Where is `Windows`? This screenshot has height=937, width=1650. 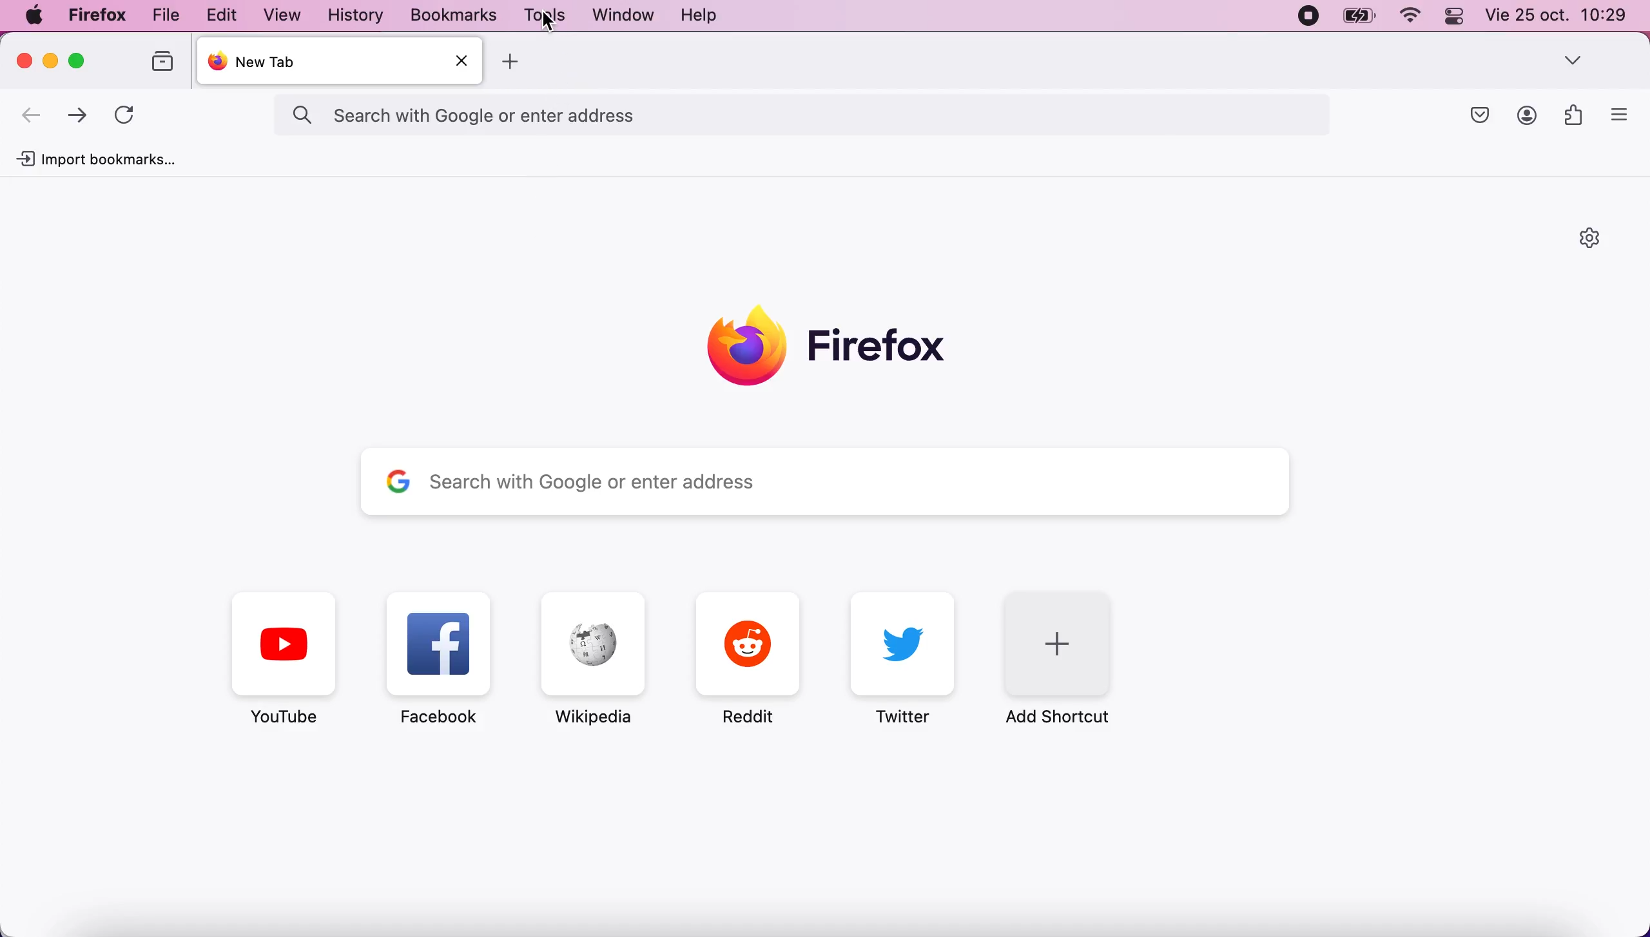
Windows is located at coordinates (626, 14).